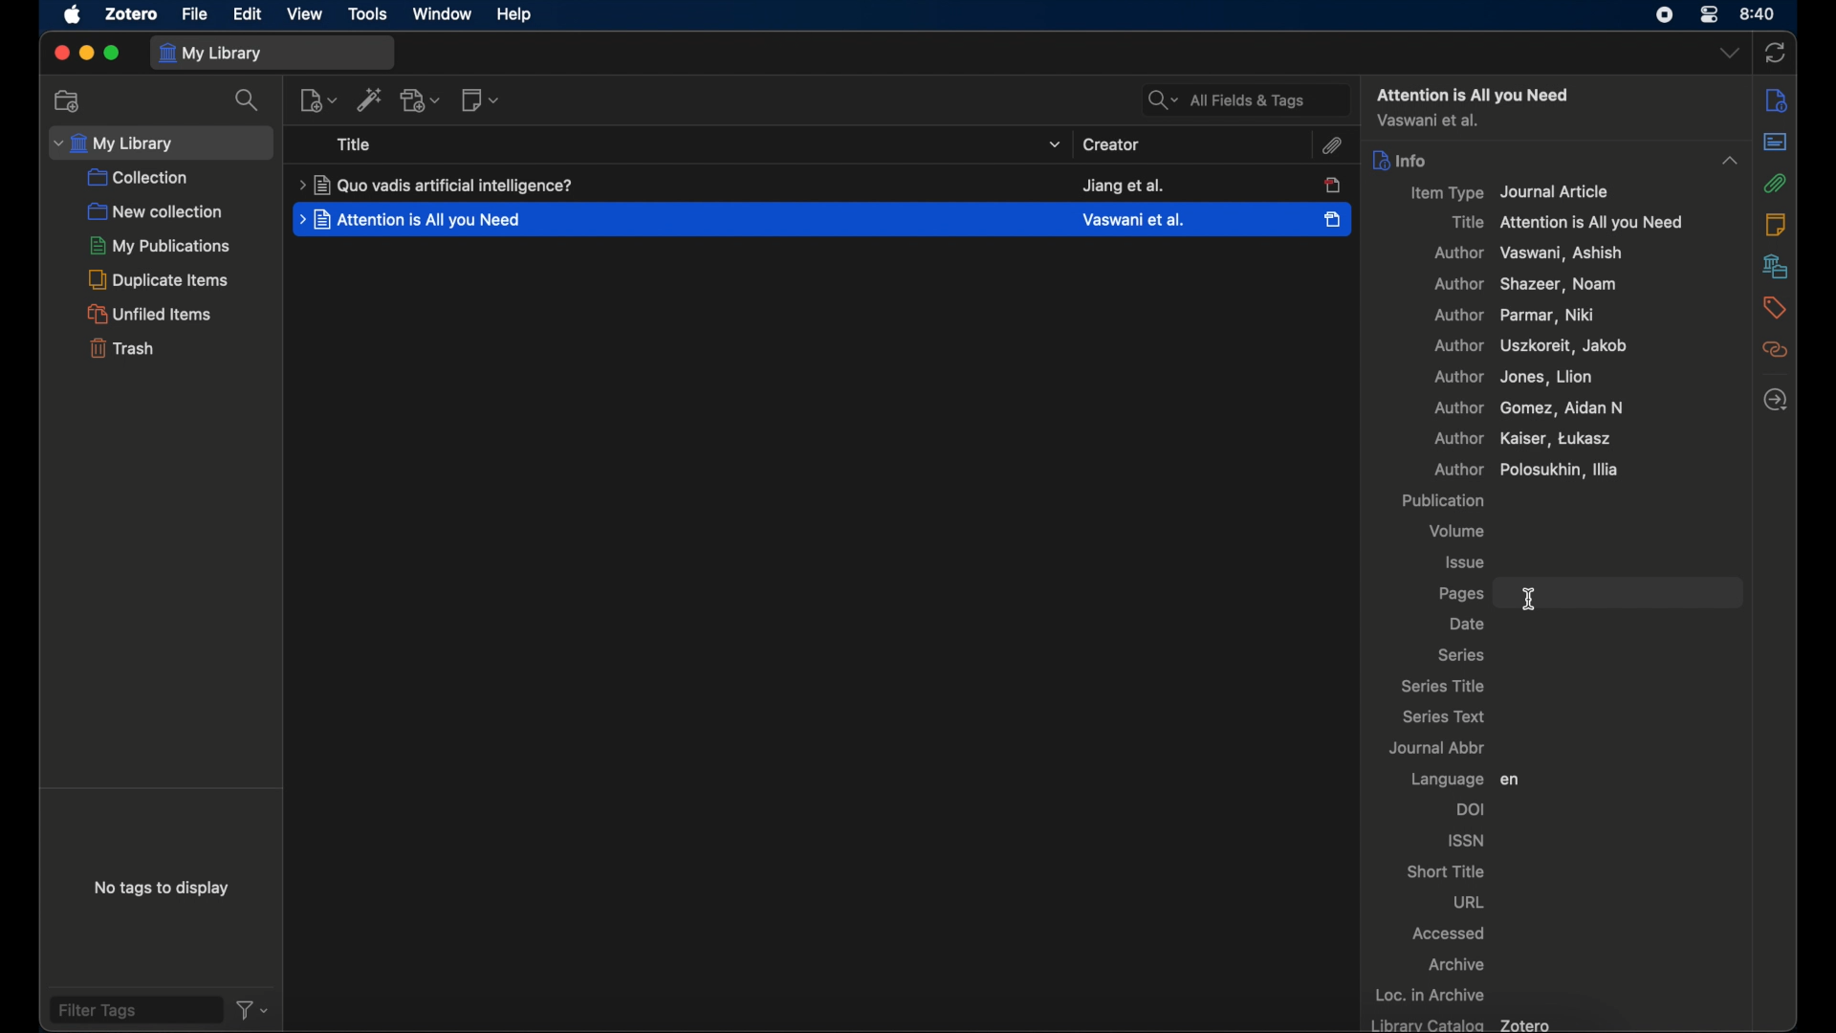  Describe the element at coordinates (1124, 185) in the screenshot. I see `creator name` at that location.